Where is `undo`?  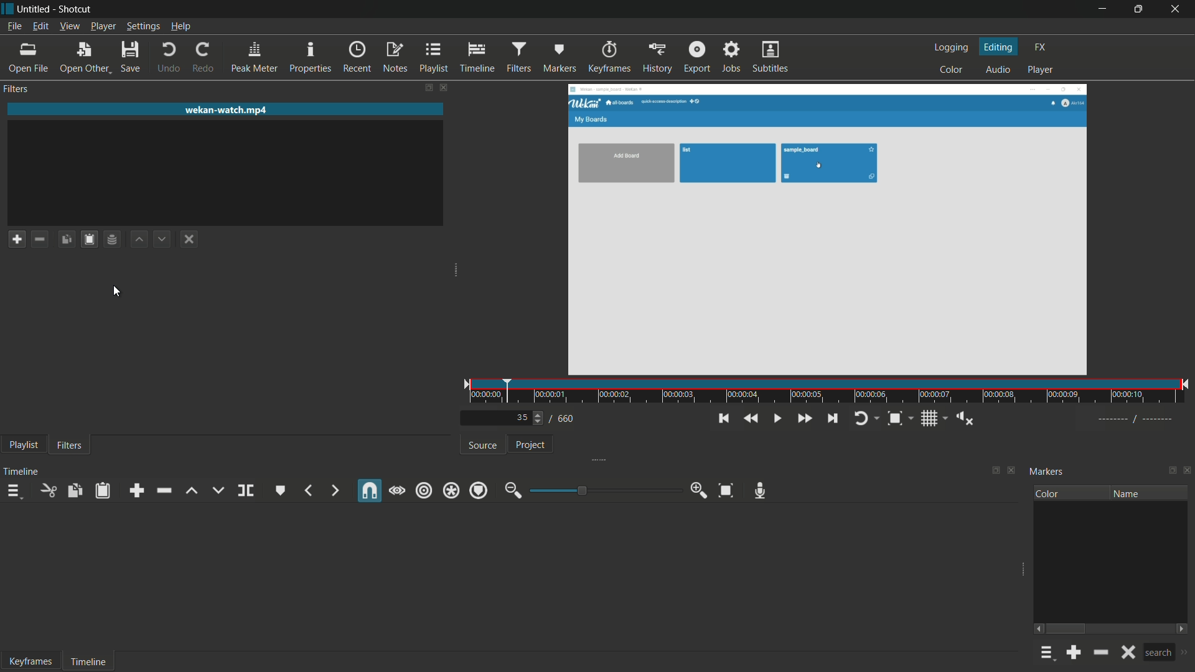
undo is located at coordinates (169, 58).